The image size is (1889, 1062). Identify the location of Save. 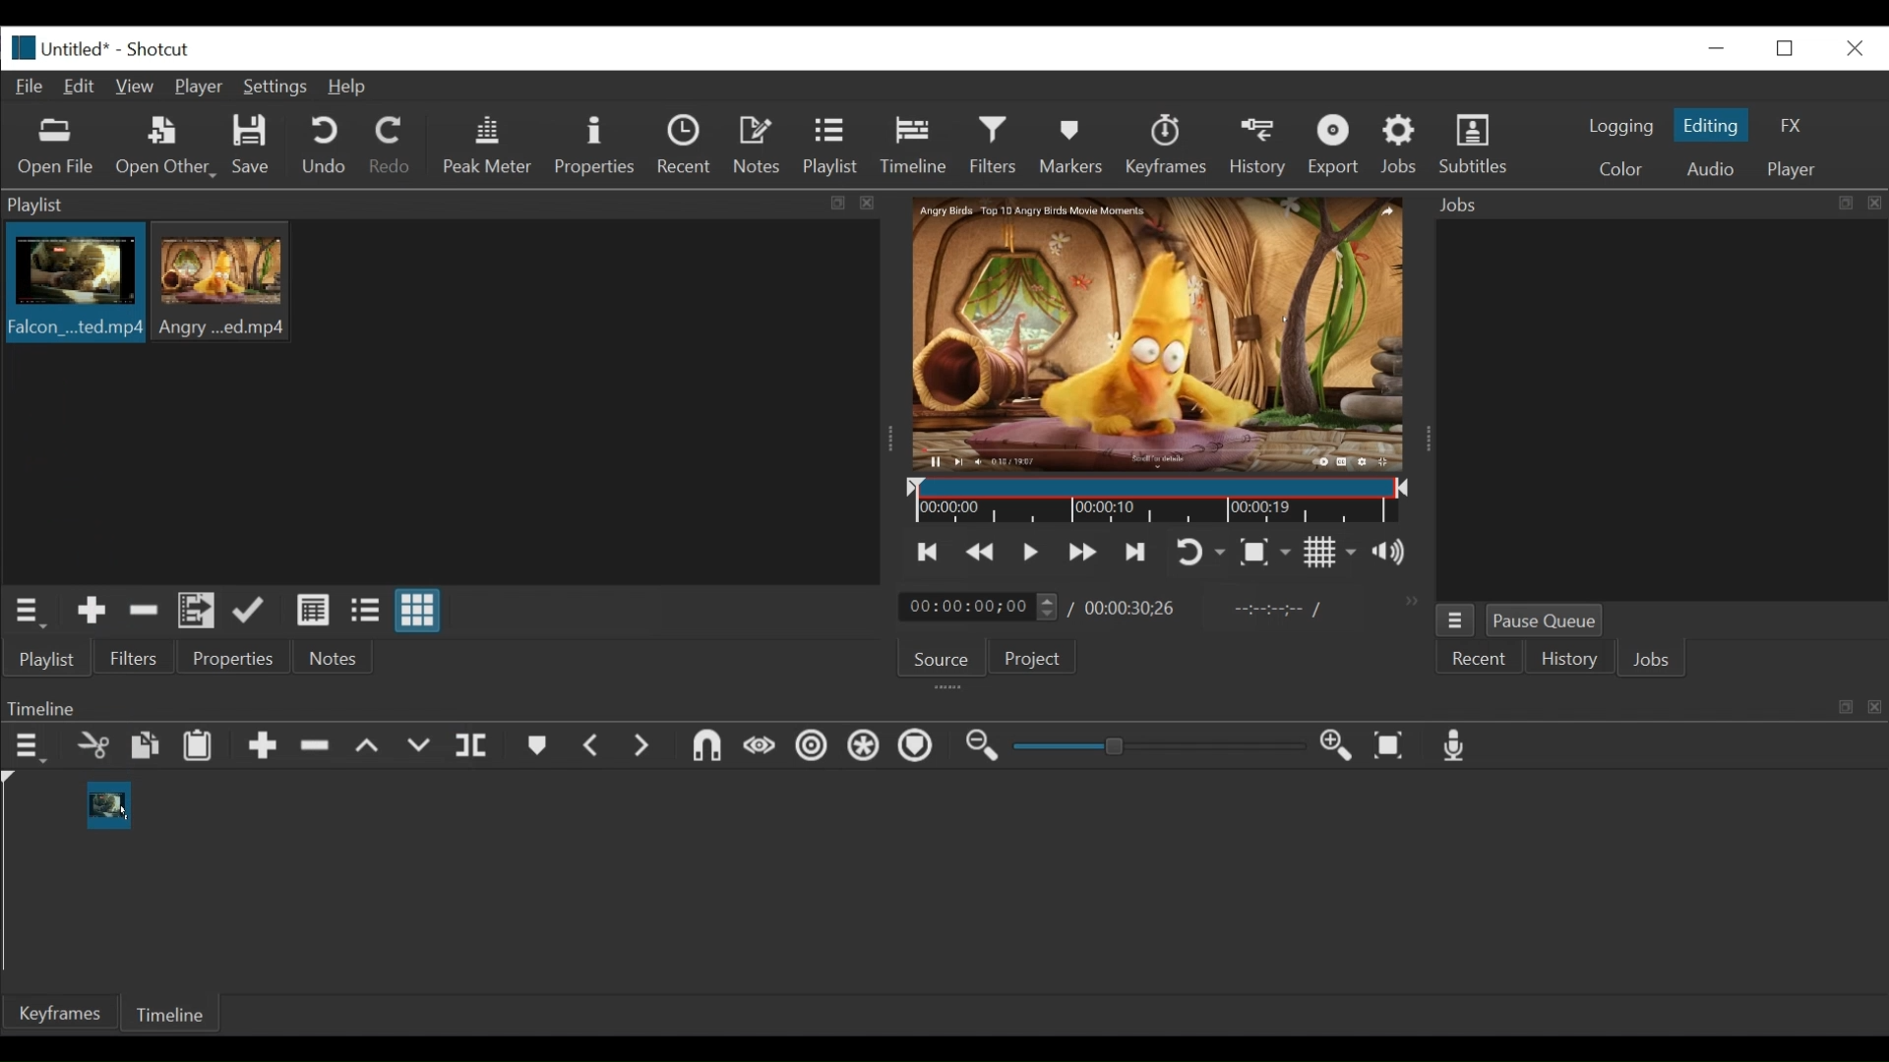
(252, 147).